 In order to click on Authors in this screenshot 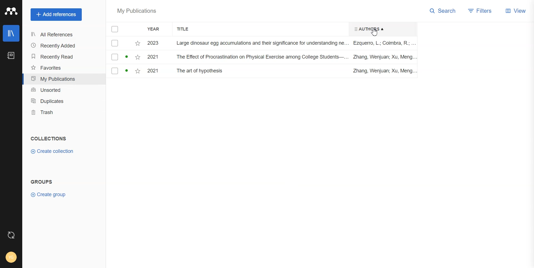, I will do `click(367, 29)`.